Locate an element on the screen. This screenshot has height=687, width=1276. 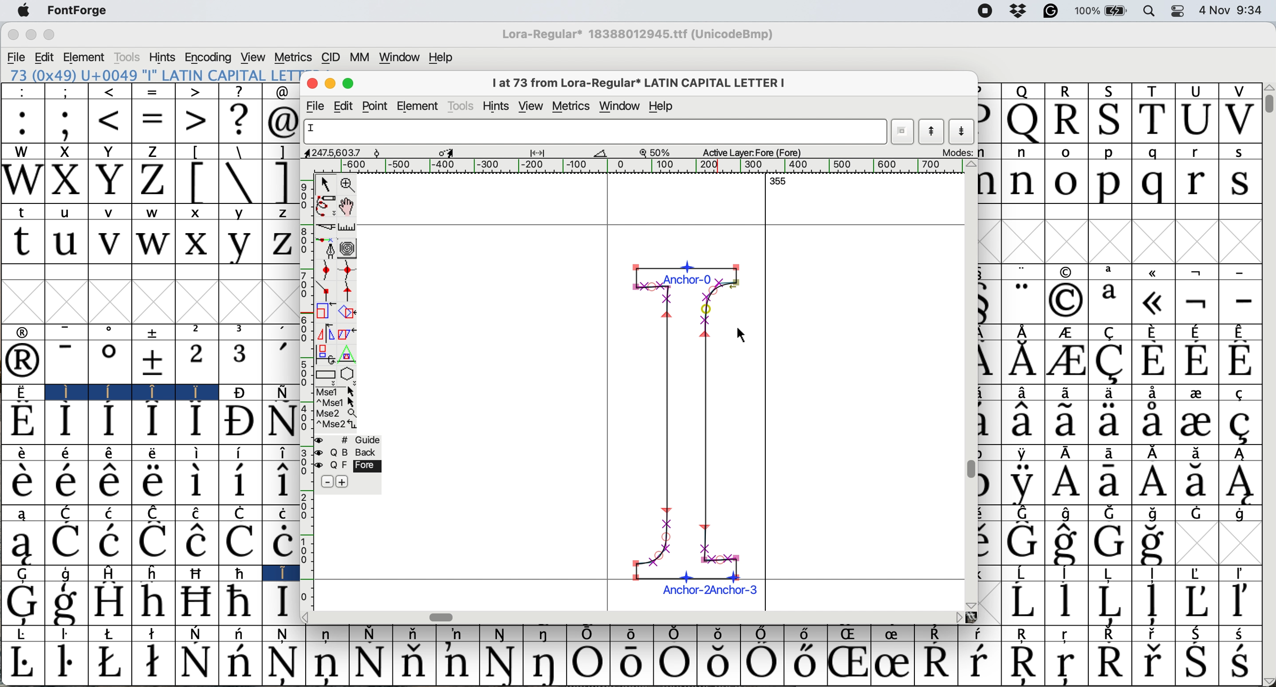
Symbol is located at coordinates (672, 664).